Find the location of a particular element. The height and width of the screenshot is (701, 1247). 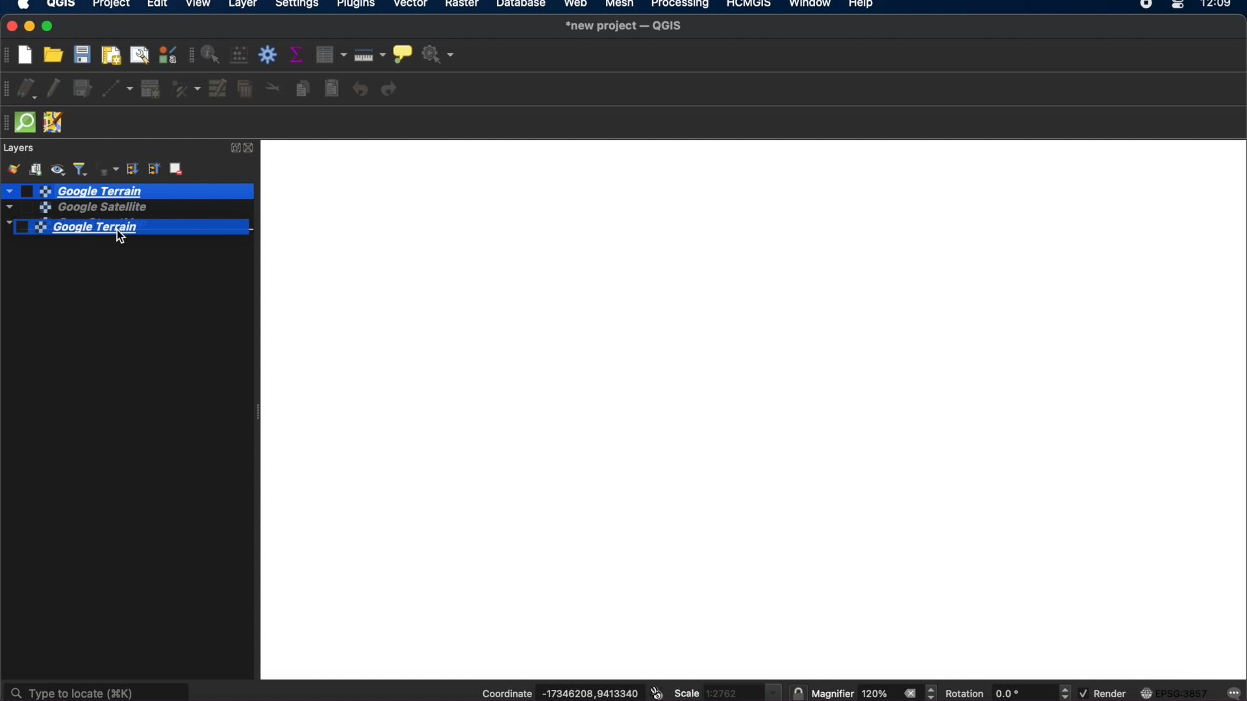

mesh is located at coordinates (618, 5).